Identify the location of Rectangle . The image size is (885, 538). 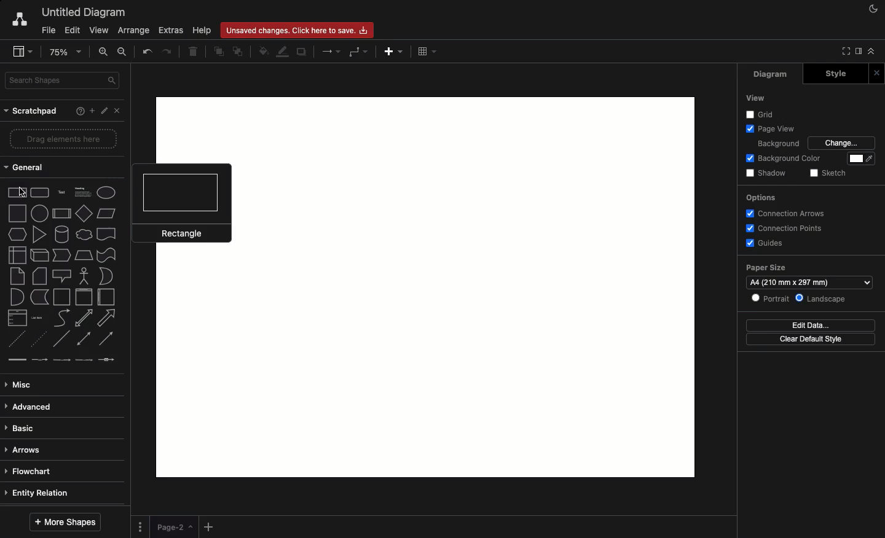
(17, 193).